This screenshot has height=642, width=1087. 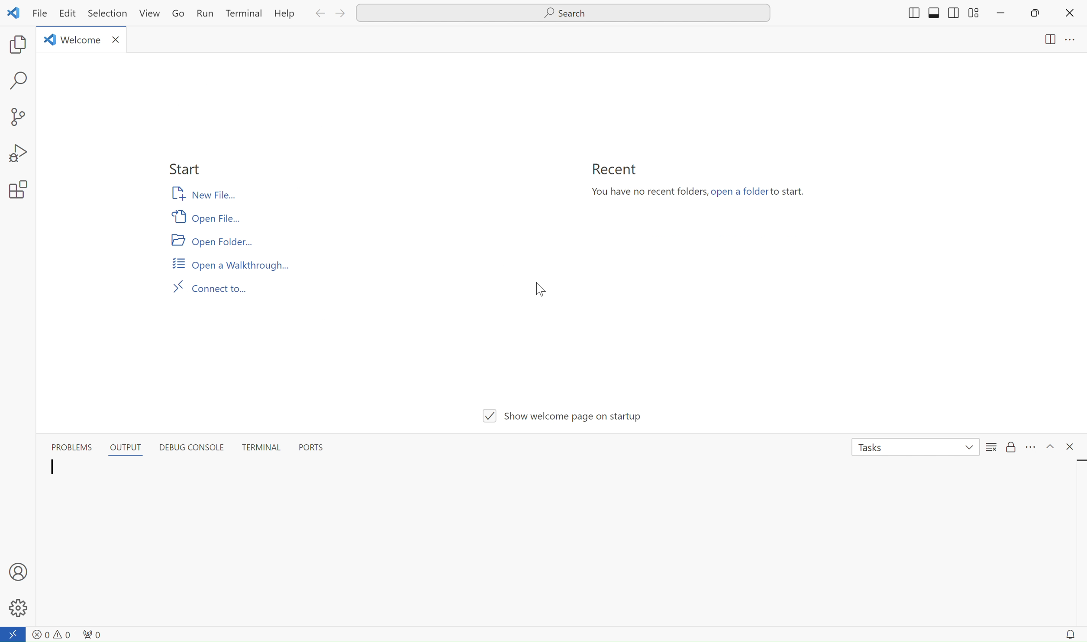 What do you see at coordinates (119, 42) in the screenshot?
I see `close` at bounding box center [119, 42].